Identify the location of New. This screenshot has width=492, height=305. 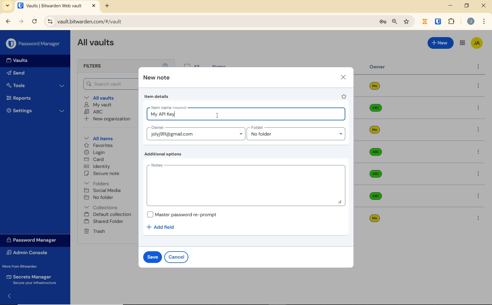
(440, 43).